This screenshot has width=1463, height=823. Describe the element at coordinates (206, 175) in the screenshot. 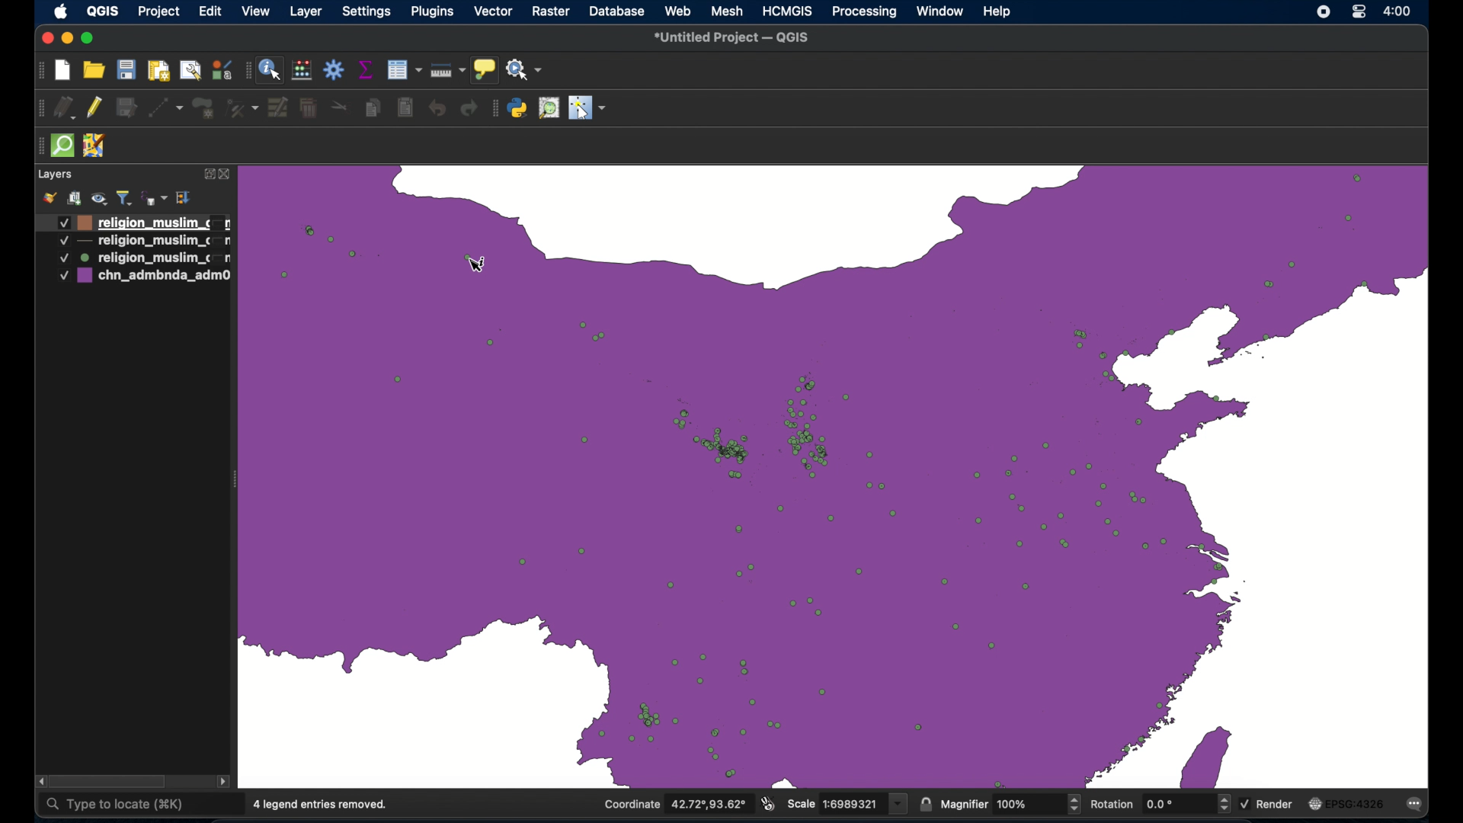

I see `expand` at that location.